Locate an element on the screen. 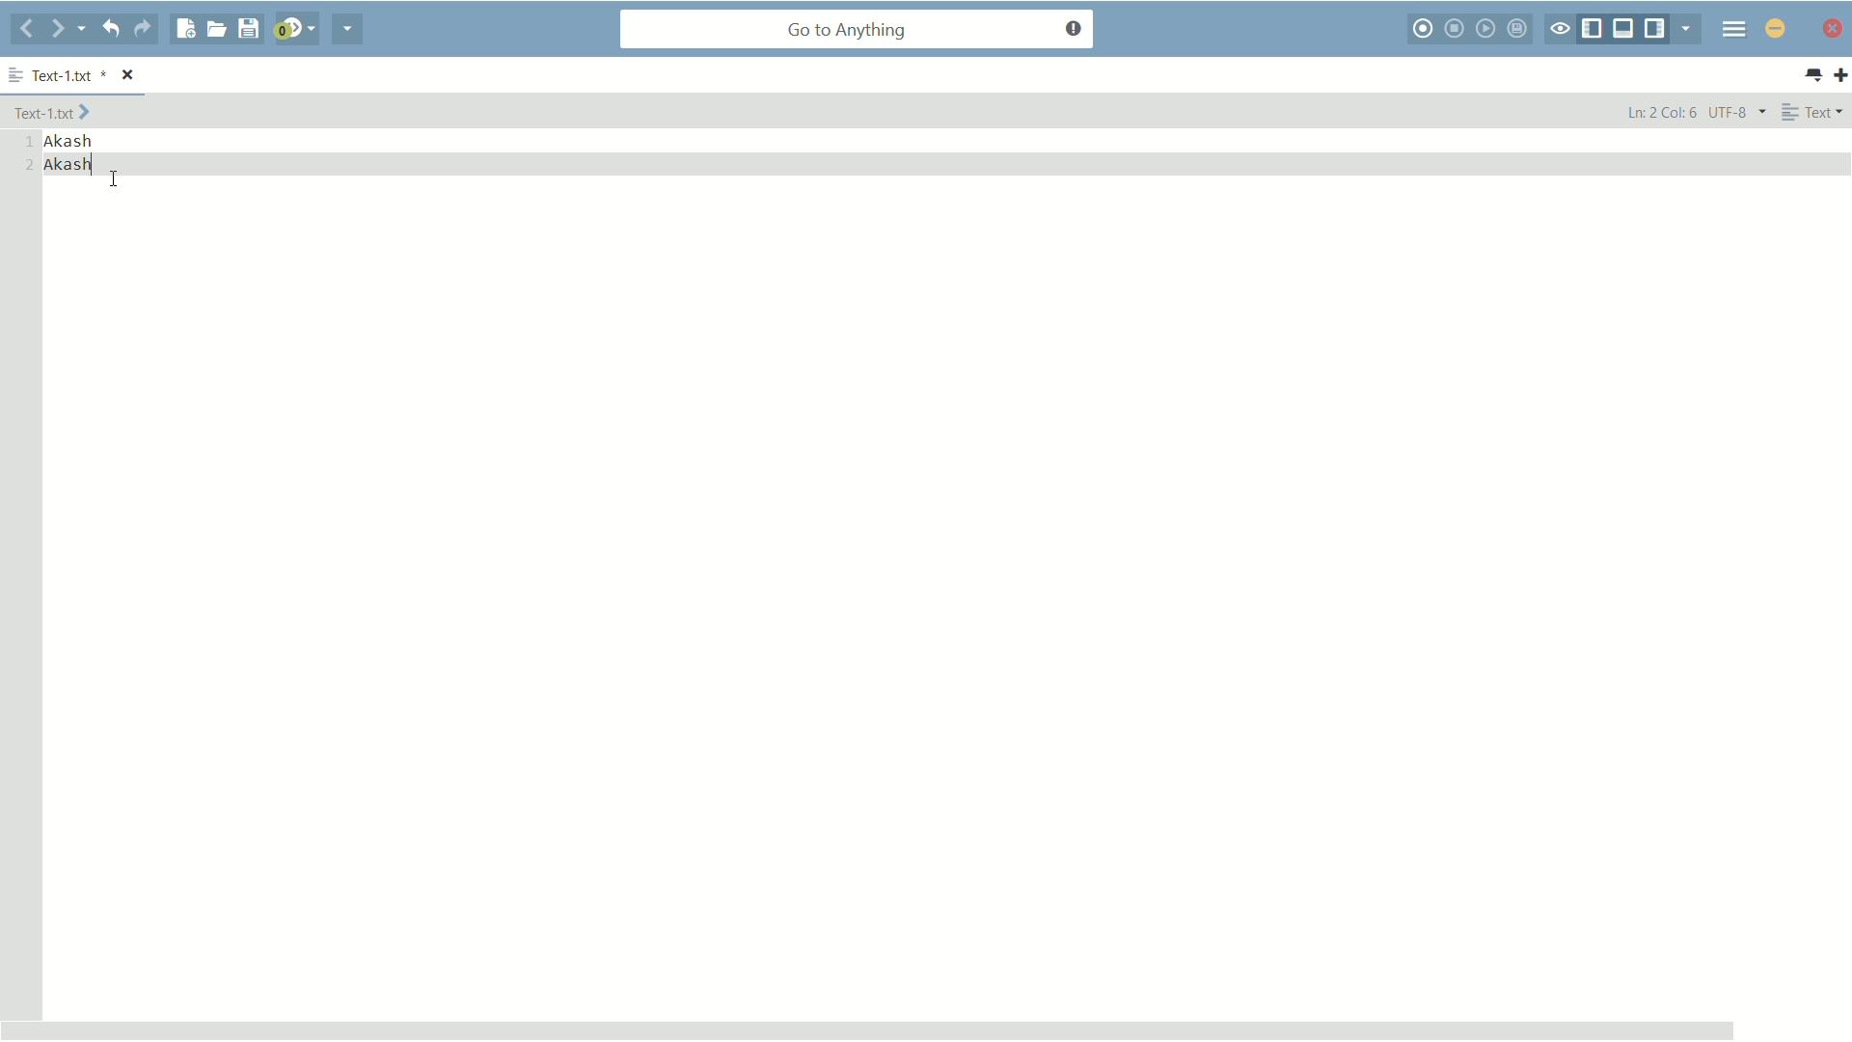 The height and width of the screenshot is (1042, 1852). close app is located at coordinates (1835, 29).